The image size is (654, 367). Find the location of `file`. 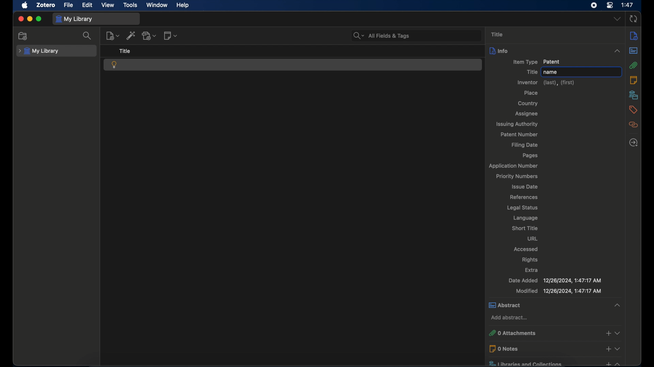

file is located at coordinates (69, 5).